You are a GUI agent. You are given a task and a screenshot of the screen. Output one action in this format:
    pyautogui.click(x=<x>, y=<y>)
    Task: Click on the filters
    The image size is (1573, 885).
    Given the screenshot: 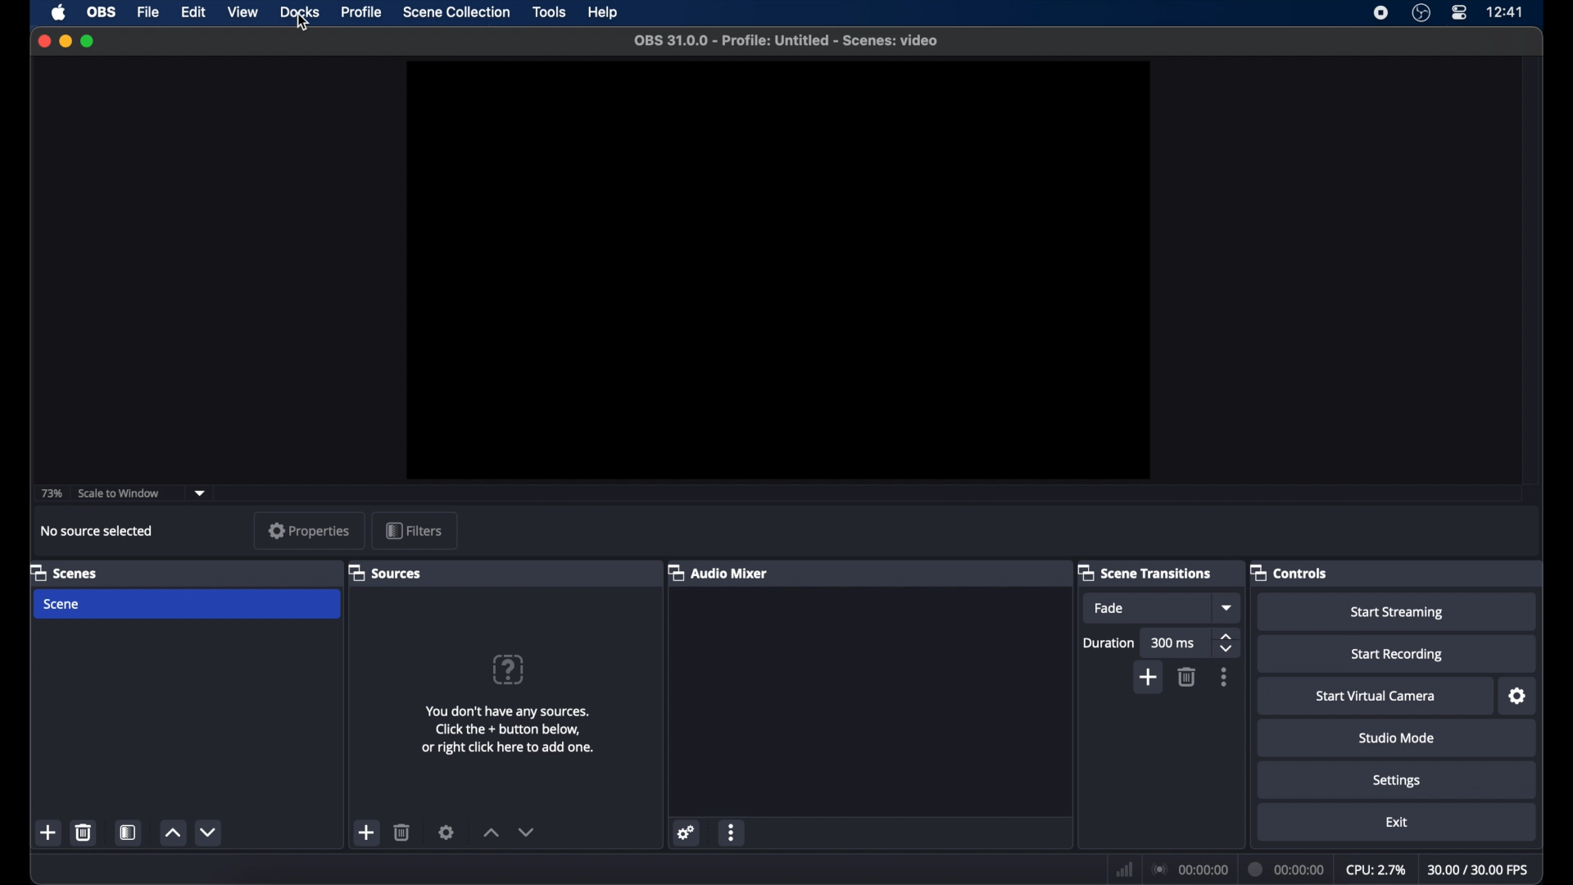 What is the action you would take?
    pyautogui.click(x=414, y=529)
    